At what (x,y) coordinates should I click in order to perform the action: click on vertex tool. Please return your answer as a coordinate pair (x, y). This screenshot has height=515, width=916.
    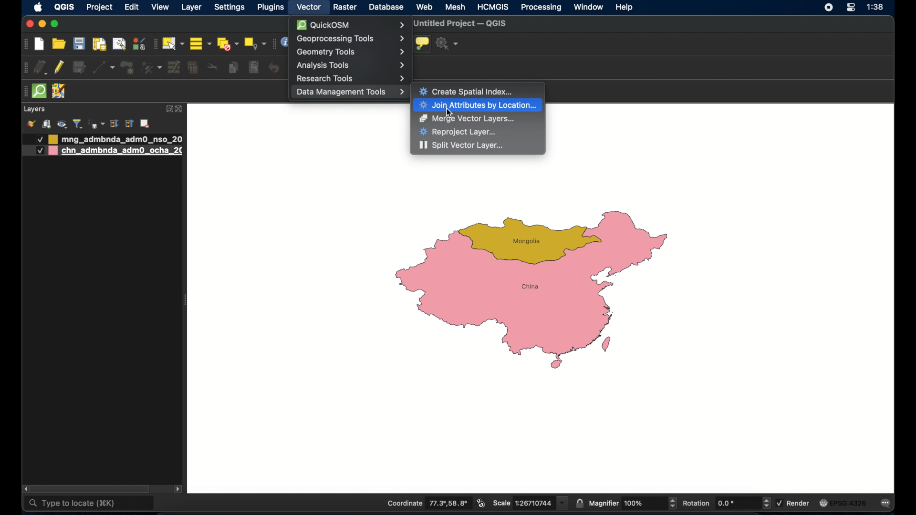
    Looking at the image, I should click on (151, 68).